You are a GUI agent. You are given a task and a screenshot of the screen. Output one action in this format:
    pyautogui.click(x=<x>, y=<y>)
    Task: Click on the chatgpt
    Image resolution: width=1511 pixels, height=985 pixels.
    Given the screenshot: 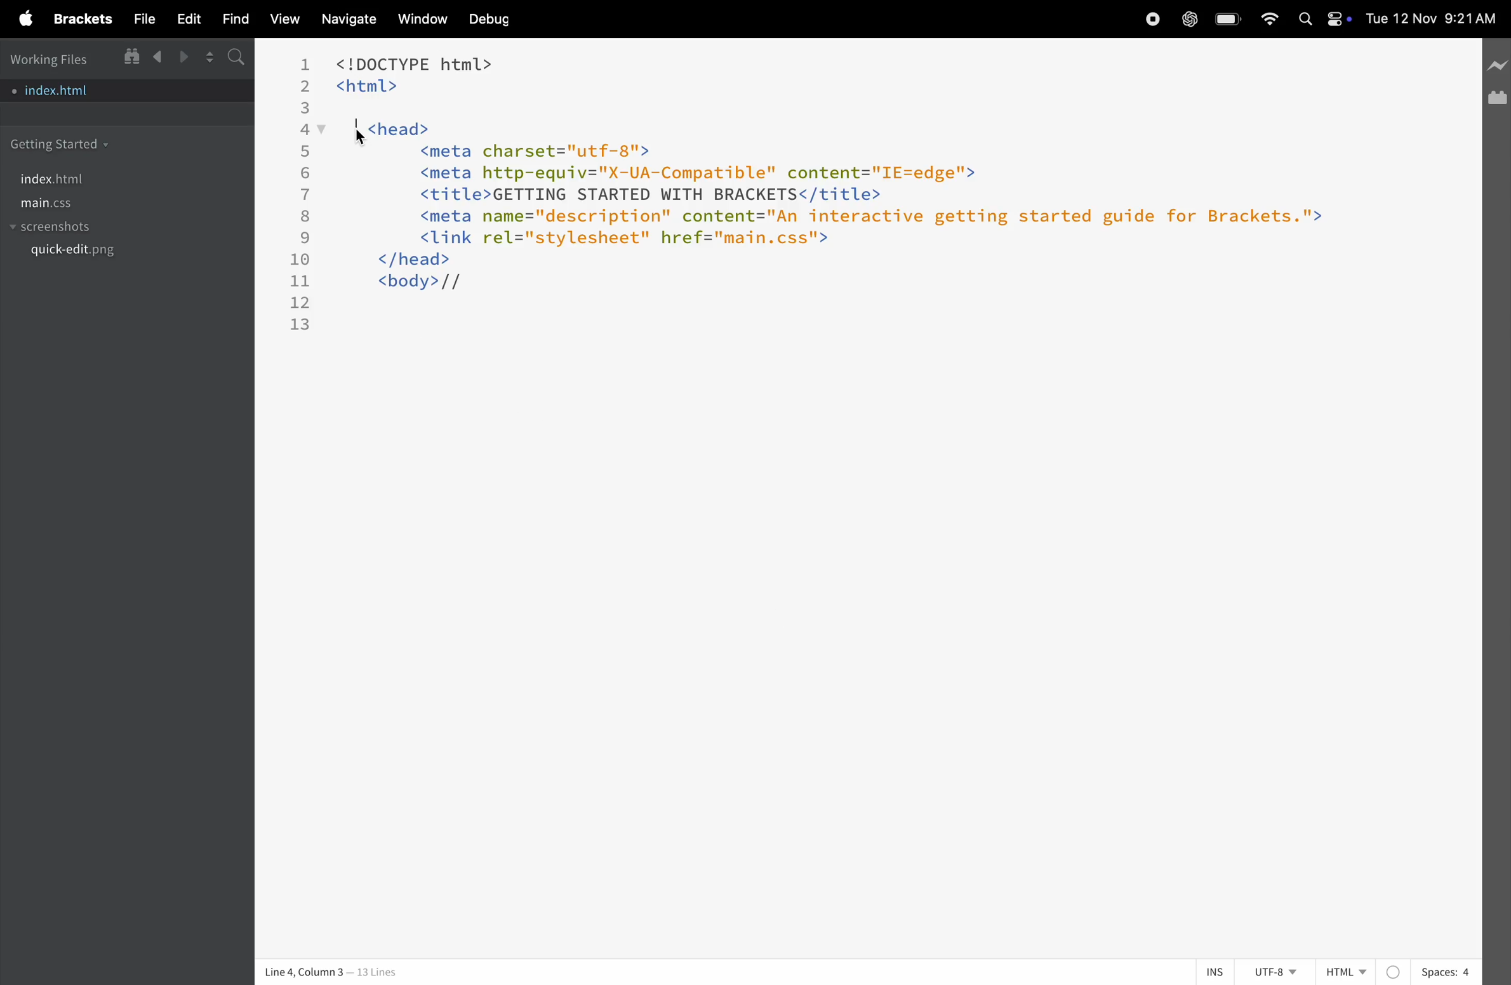 What is the action you would take?
    pyautogui.click(x=1187, y=19)
    